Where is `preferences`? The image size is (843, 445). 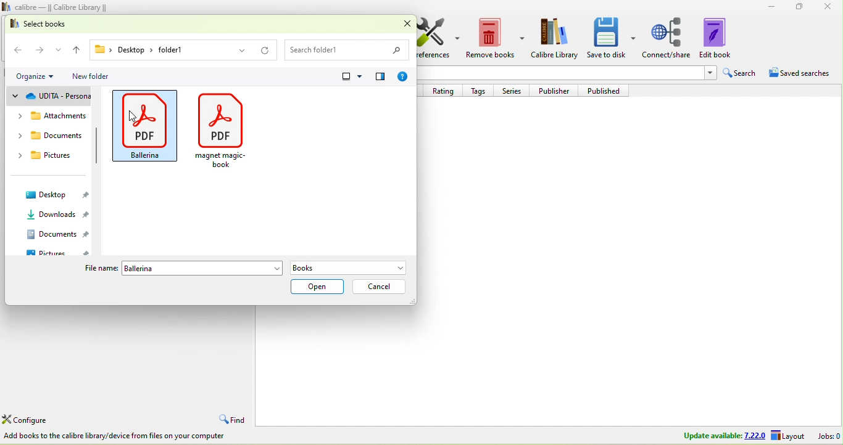 preferences is located at coordinates (438, 42).